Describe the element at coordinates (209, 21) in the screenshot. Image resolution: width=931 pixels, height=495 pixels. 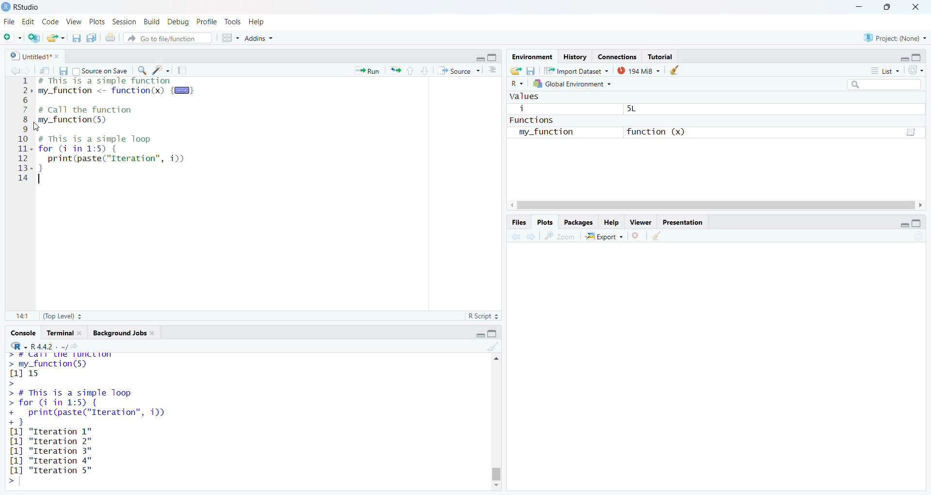
I see `profile` at that location.